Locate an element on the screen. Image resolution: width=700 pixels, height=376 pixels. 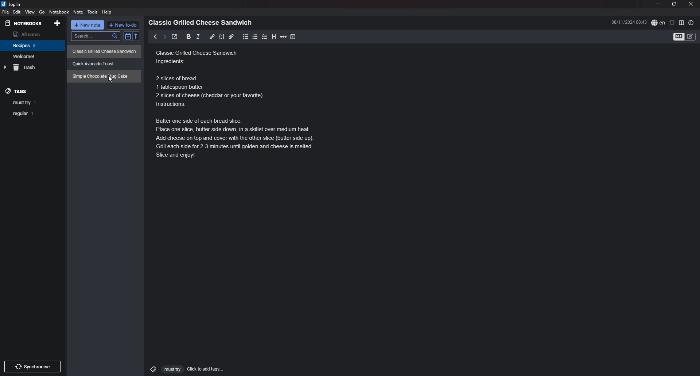
Classic grilled cheese sandwich ingredients is located at coordinates (242, 105).